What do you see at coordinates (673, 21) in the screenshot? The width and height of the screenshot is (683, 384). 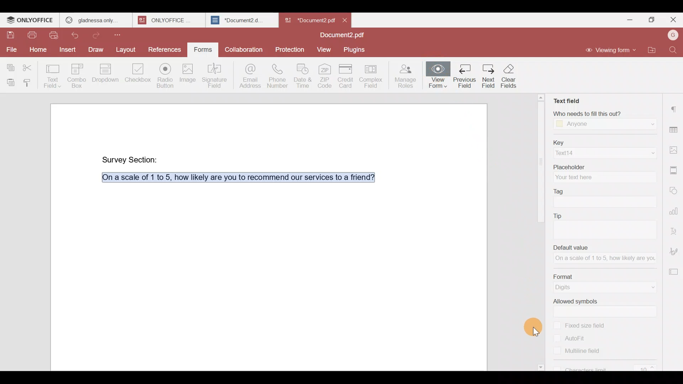 I see `Close` at bounding box center [673, 21].